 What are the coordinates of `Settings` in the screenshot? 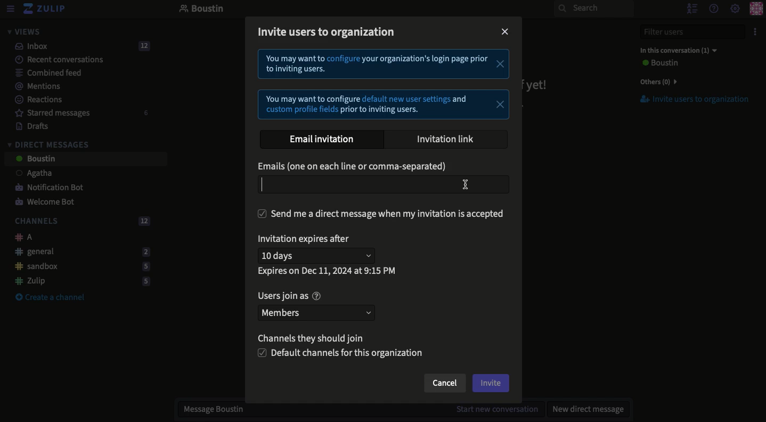 It's located at (735, 9).